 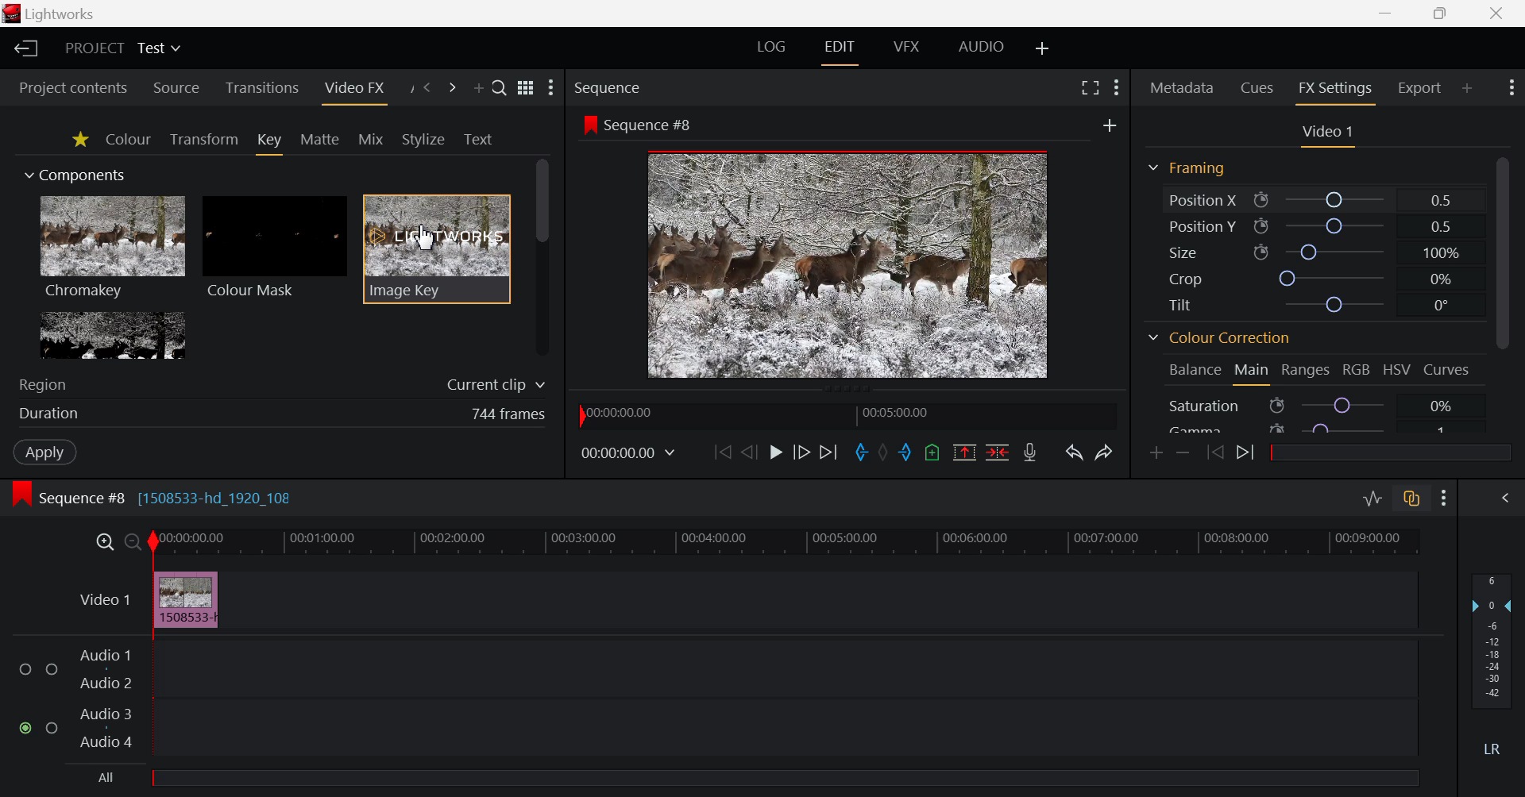 I want to click on To End, so click(x=831, y=452).